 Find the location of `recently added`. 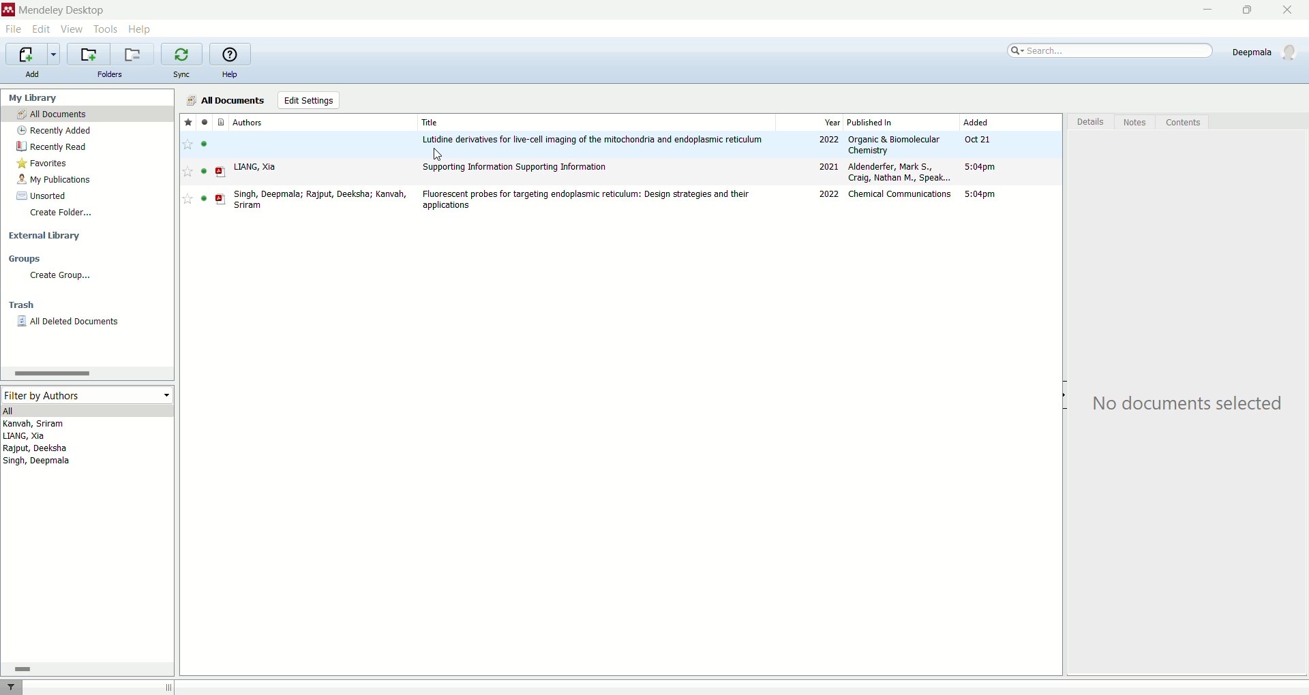

recently added is located at coordinates (52, 132).